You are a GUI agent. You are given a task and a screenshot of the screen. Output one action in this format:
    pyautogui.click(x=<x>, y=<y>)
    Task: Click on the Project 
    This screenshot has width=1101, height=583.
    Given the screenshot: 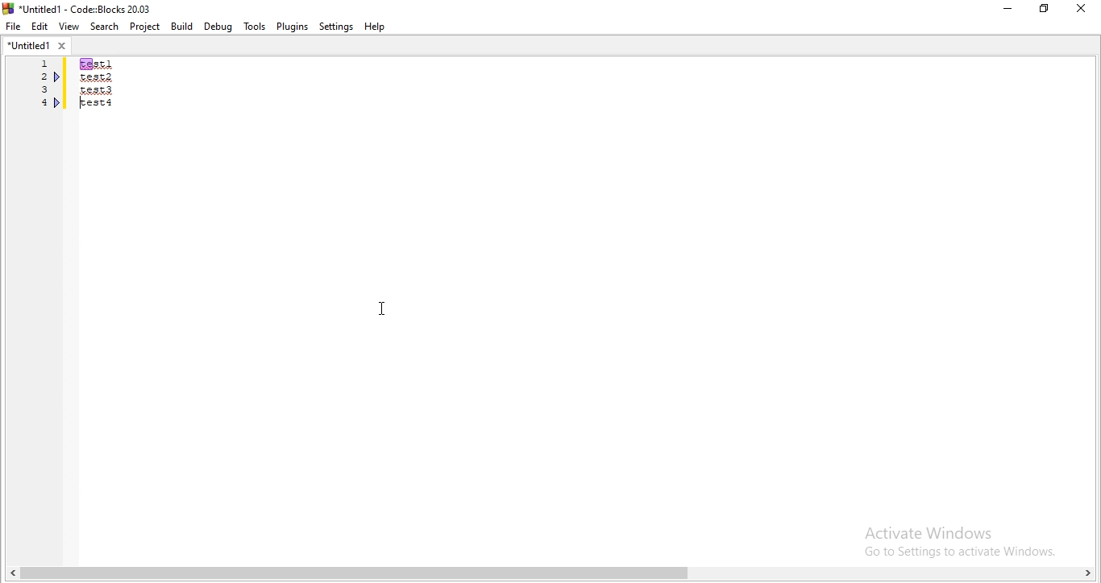 What is the action you would take?
    pyautogui.click(x=146, y=27)
    